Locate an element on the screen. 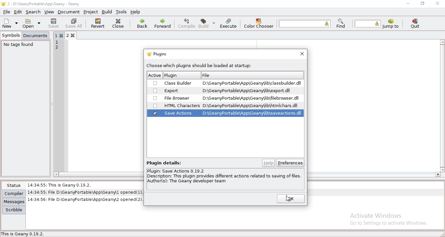 Image resolution: width=445 pixels, height=237 pixels. symbols is located at coordinates (11, 35).